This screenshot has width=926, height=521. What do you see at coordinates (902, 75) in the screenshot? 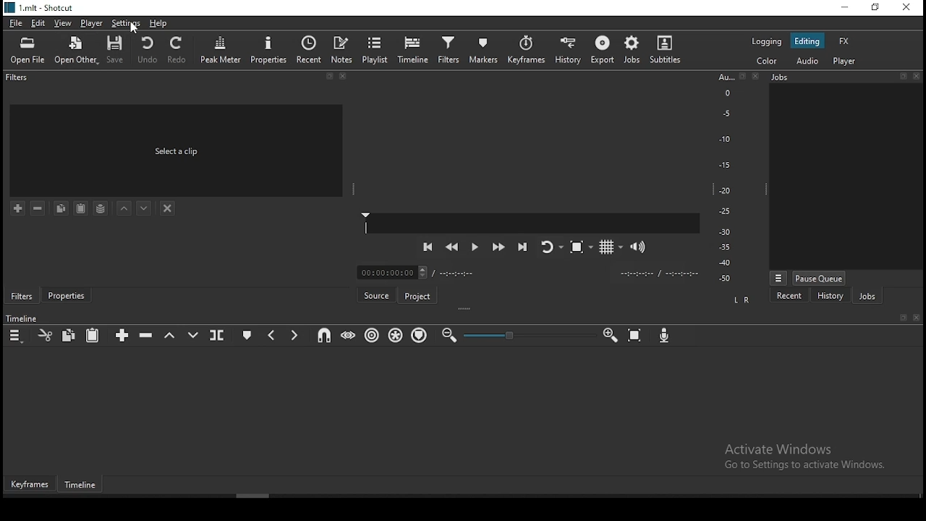
I see `Bookmark` at bounding box center [902, 75].